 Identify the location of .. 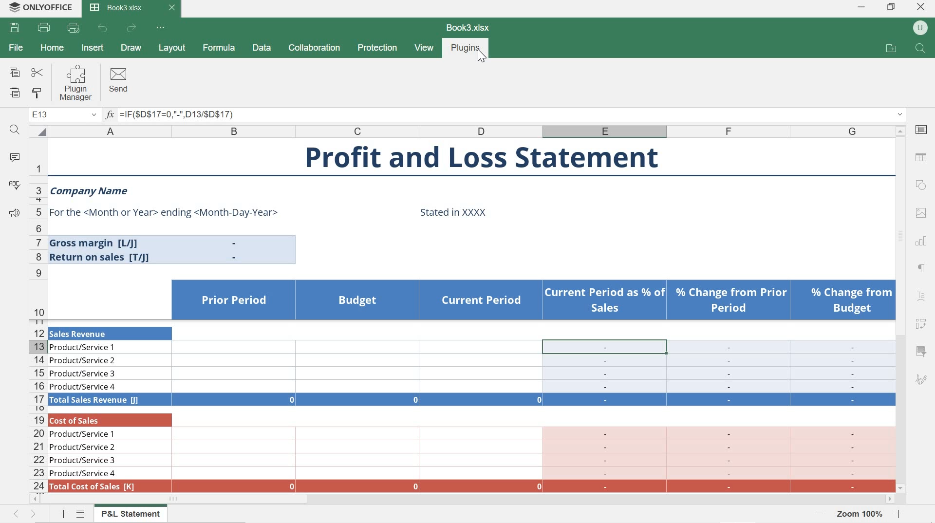
(236, 243).